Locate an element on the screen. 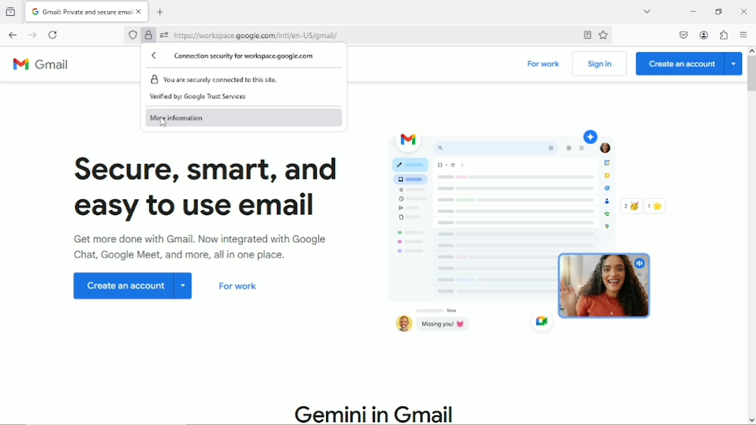 This screenshot has height=425, width=756. You have granted additional permissions to this website is located at coordinates (163, 34).